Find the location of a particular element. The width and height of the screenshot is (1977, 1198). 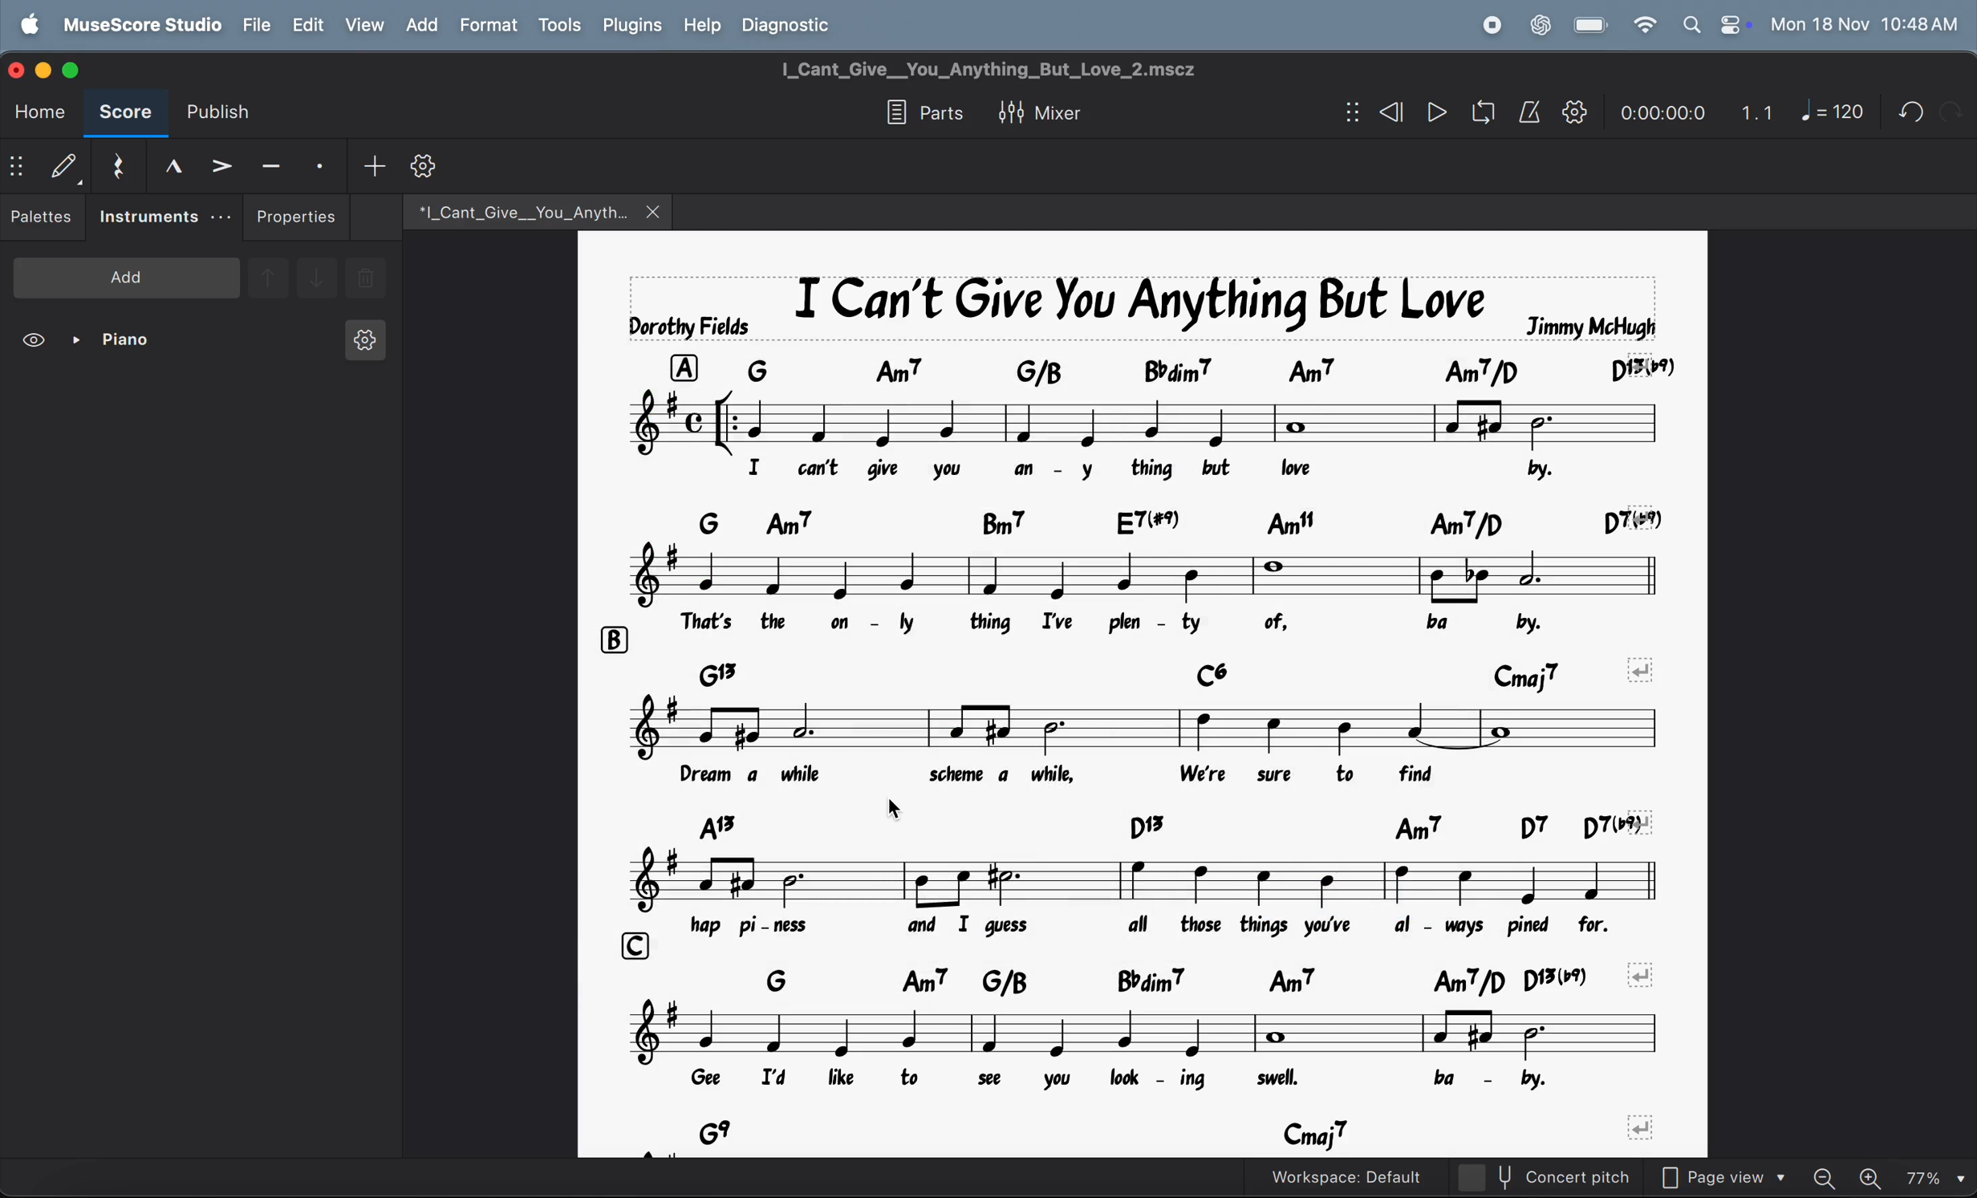

lyrics is located at coordinates (1139, 617).